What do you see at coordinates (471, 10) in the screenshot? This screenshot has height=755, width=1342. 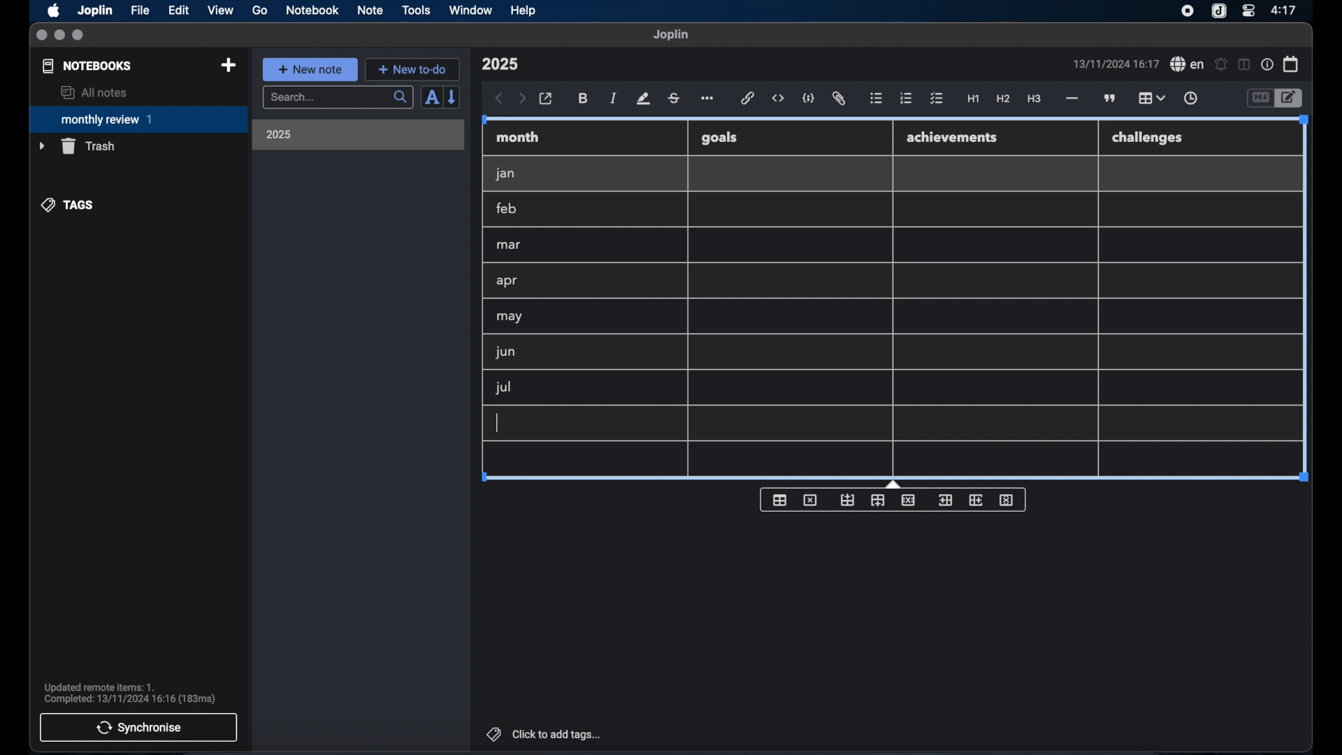 I see `window` at bounding box center [471, 10].